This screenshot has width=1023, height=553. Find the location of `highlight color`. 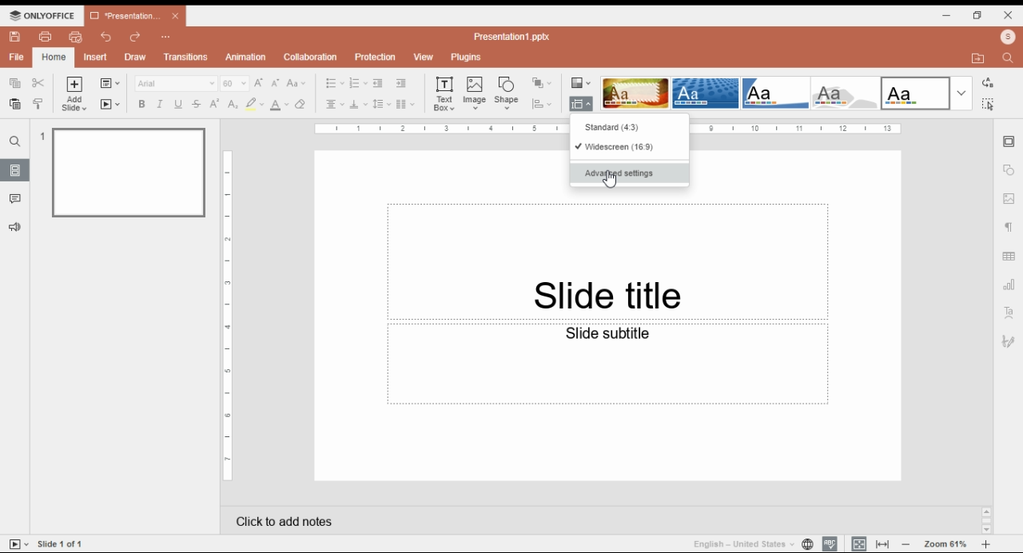

highlight color is located at coordinates (254, 104).